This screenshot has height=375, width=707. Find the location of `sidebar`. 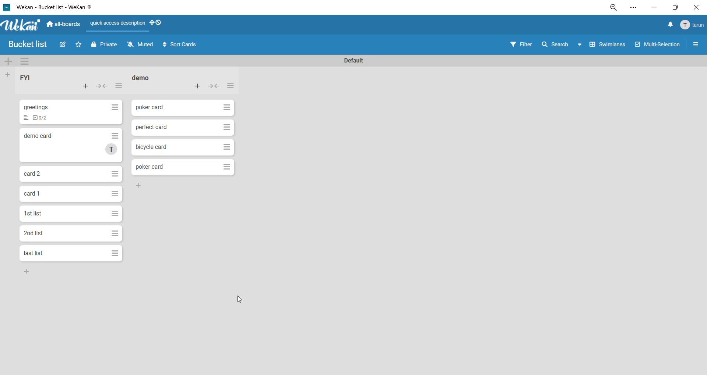

sidebar is located at coordinates (696, 46).